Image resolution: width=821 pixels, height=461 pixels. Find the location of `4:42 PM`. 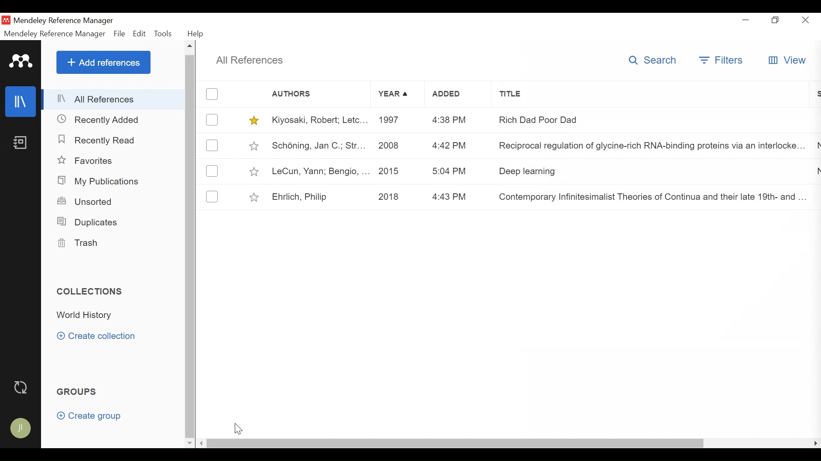

4:42 PM is located at coordinates (455, 146).